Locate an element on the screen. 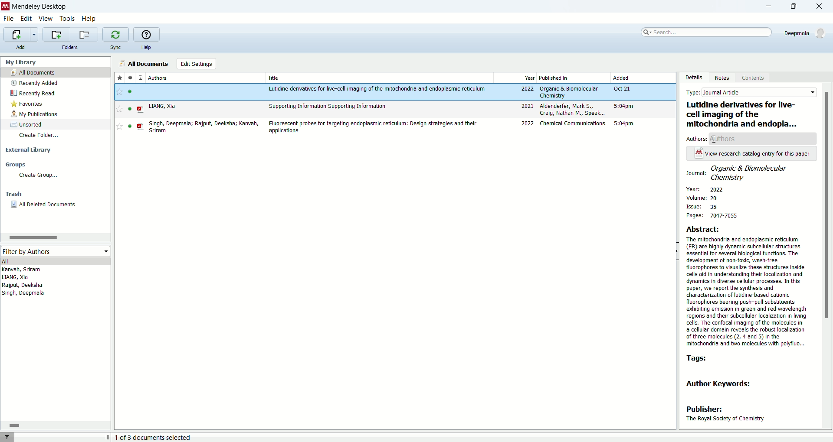 This screenshot has height=442, width=833. 2022 is located at coordinates (527, 89).